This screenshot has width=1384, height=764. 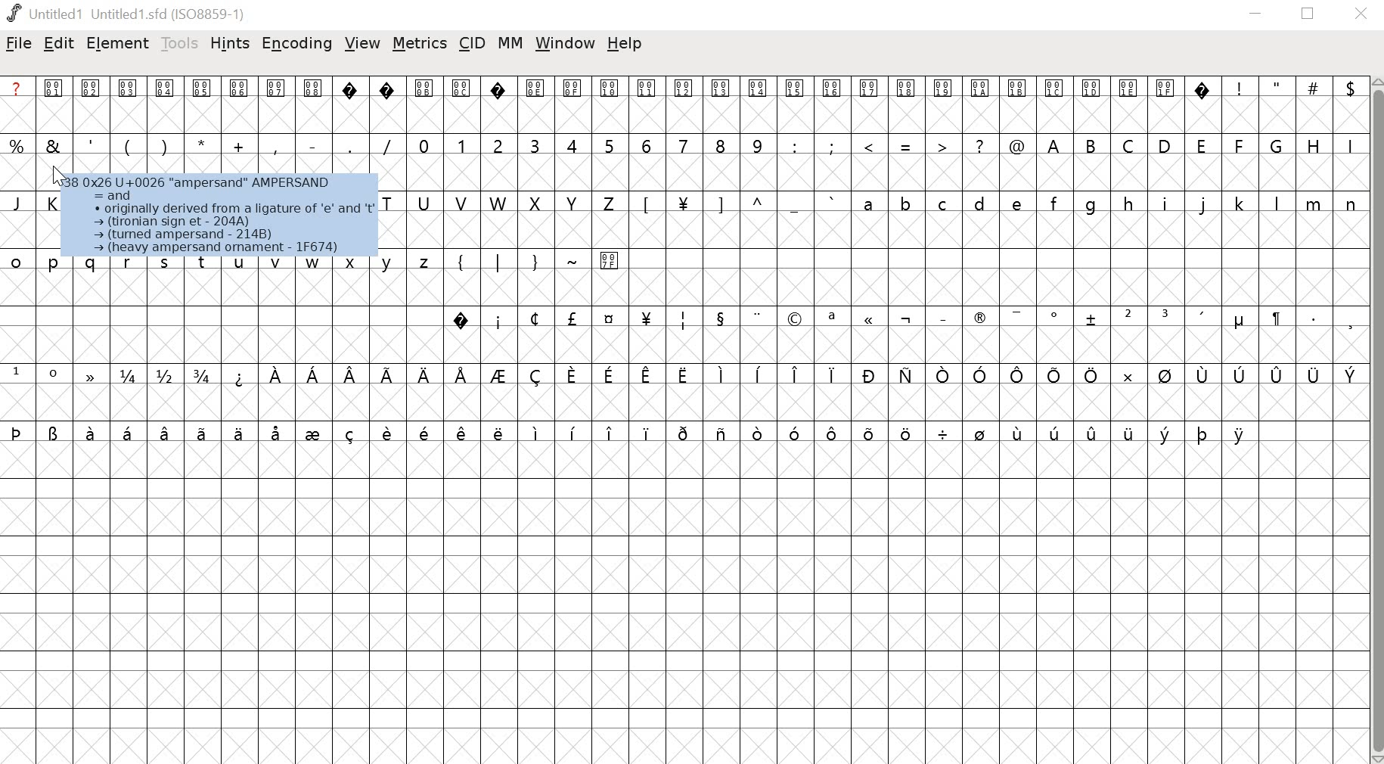 What do you see at coordinates (1017, 315) in the screenshot?
I see `symbol` at bounding box center [1017, 315].